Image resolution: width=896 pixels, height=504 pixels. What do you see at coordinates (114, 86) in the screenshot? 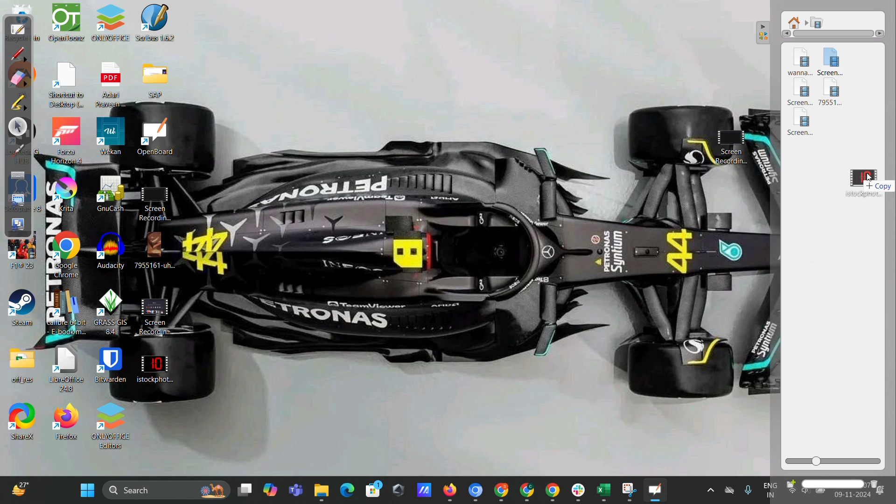
I see `Adan Pravenn` at bounding box center [114, 86].